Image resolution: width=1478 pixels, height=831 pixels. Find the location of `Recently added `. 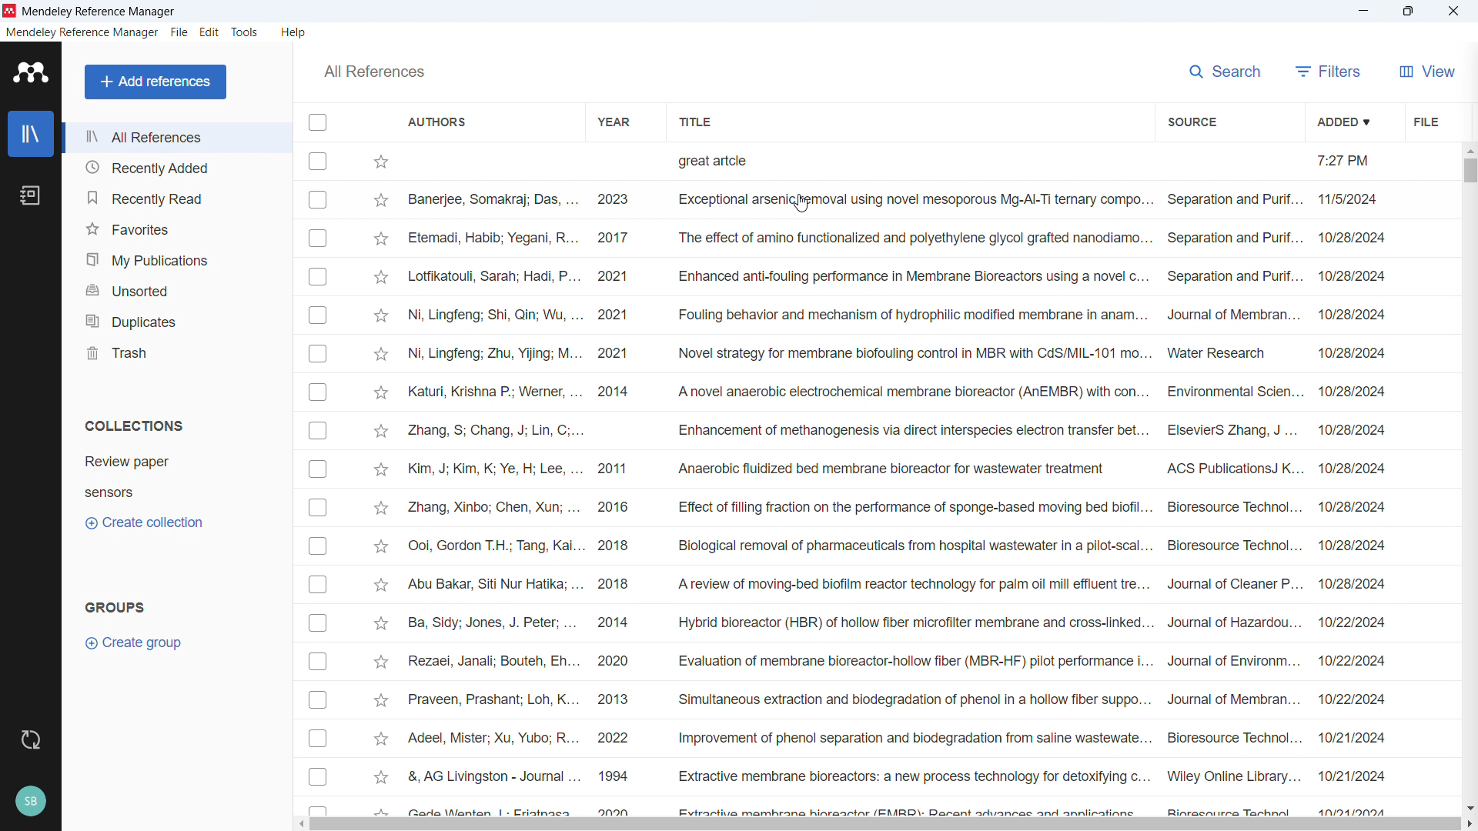

Recently added  is located at coordinates (173, 166).